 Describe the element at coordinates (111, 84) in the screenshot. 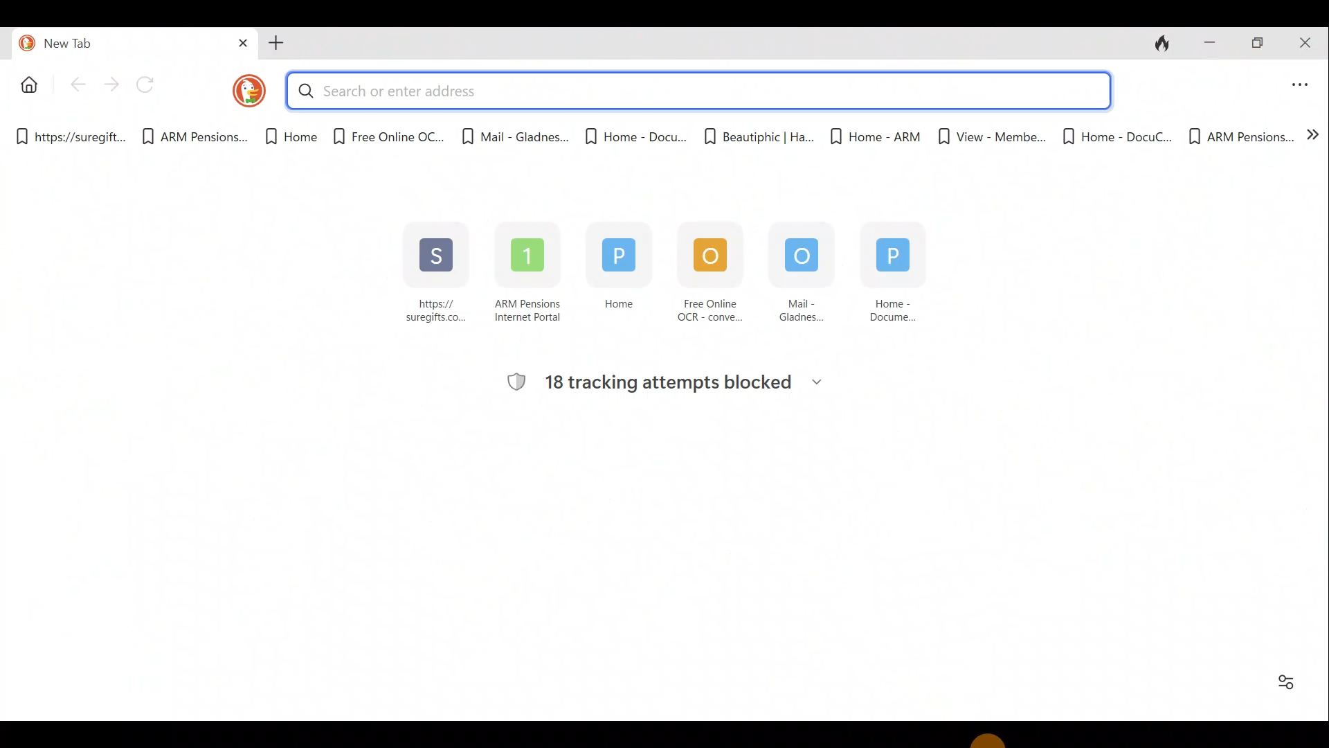

I see `Forward` at that location.